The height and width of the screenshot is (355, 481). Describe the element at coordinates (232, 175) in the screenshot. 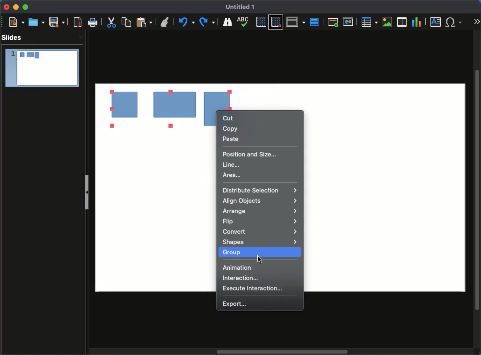

I see `Area` at that location.